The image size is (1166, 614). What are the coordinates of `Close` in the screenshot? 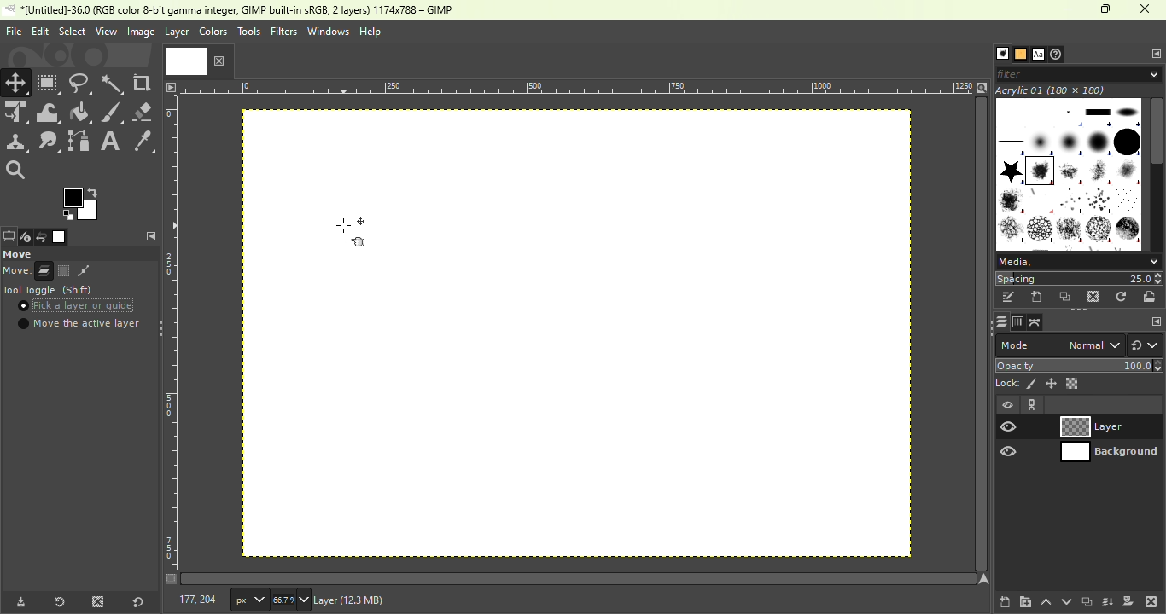 It's located at (1147, 10).